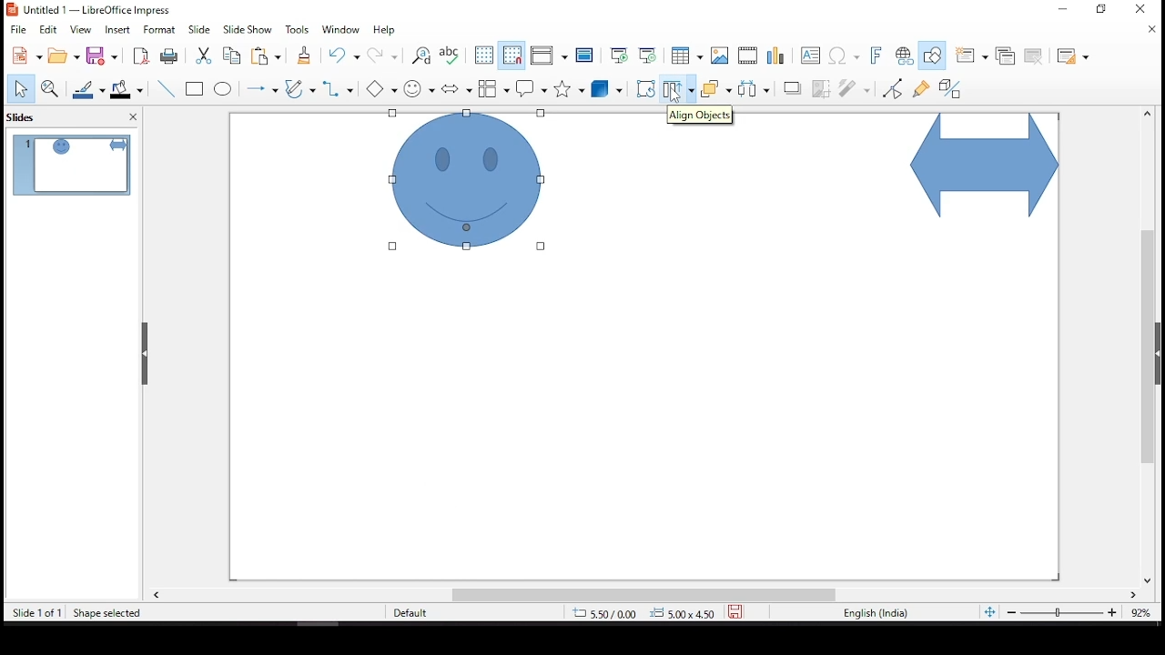 The width and height of the screenshot is (1165, 655). What do you see at coordinates (119, 30) in the screenshot?
I see `insert` at bounding box center [119, 30].